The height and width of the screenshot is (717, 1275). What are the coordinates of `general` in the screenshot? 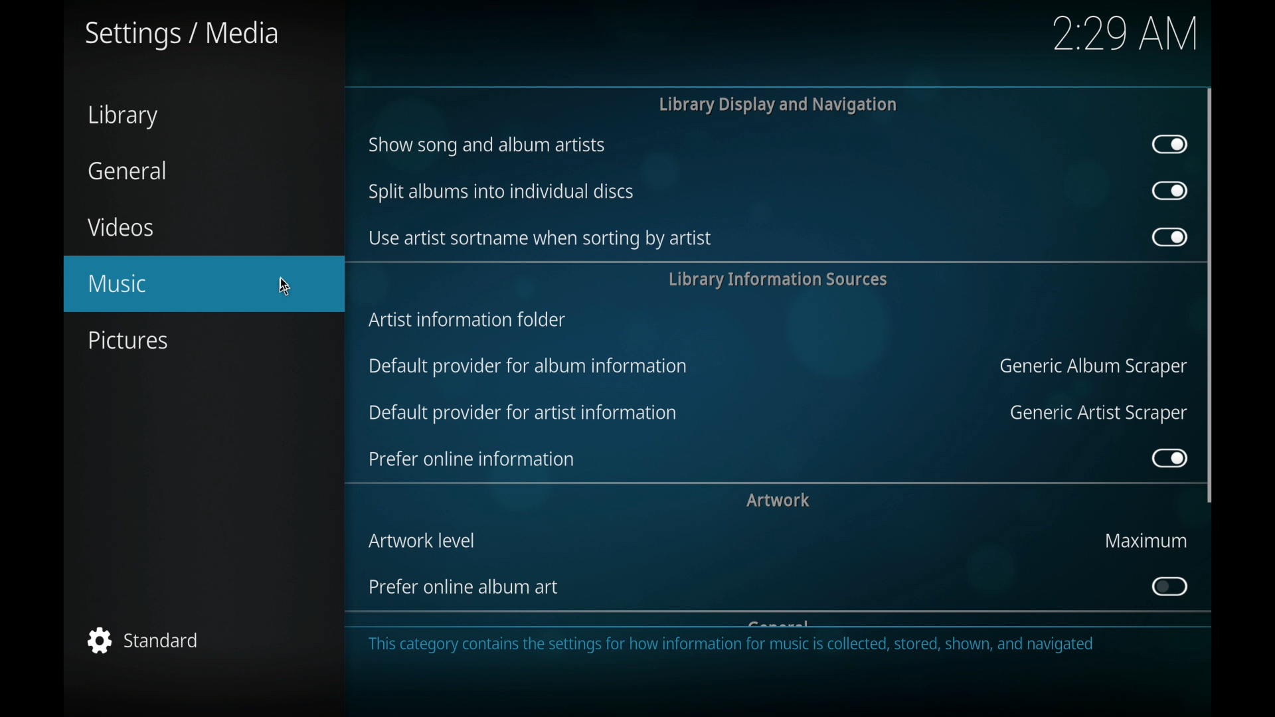 It's located at (128, 171).